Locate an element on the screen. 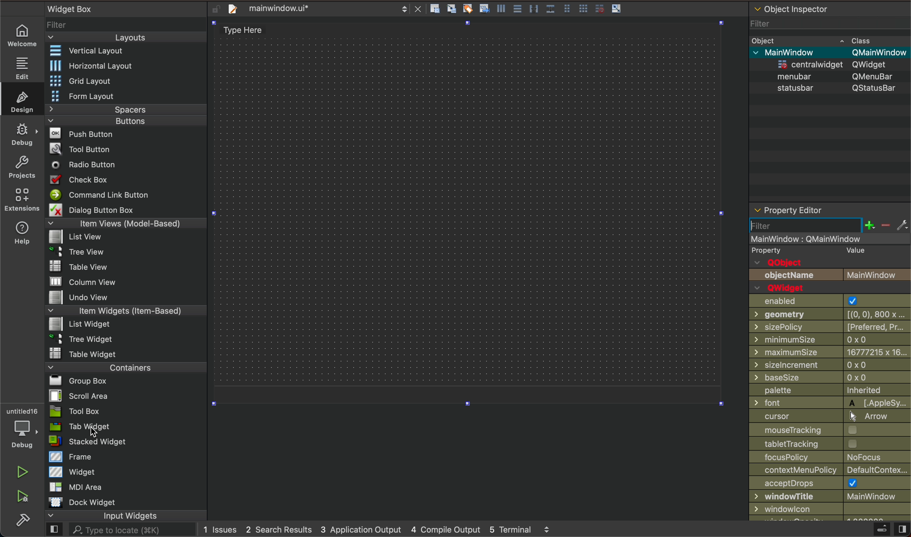  MW column view is located at coordinates (75, 281).